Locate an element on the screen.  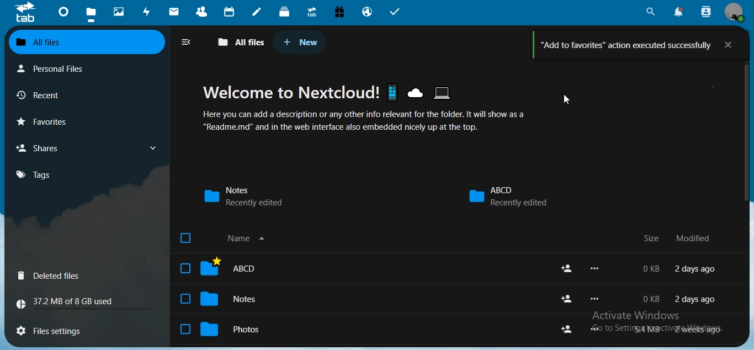
text is located at coordinates (369, 112).